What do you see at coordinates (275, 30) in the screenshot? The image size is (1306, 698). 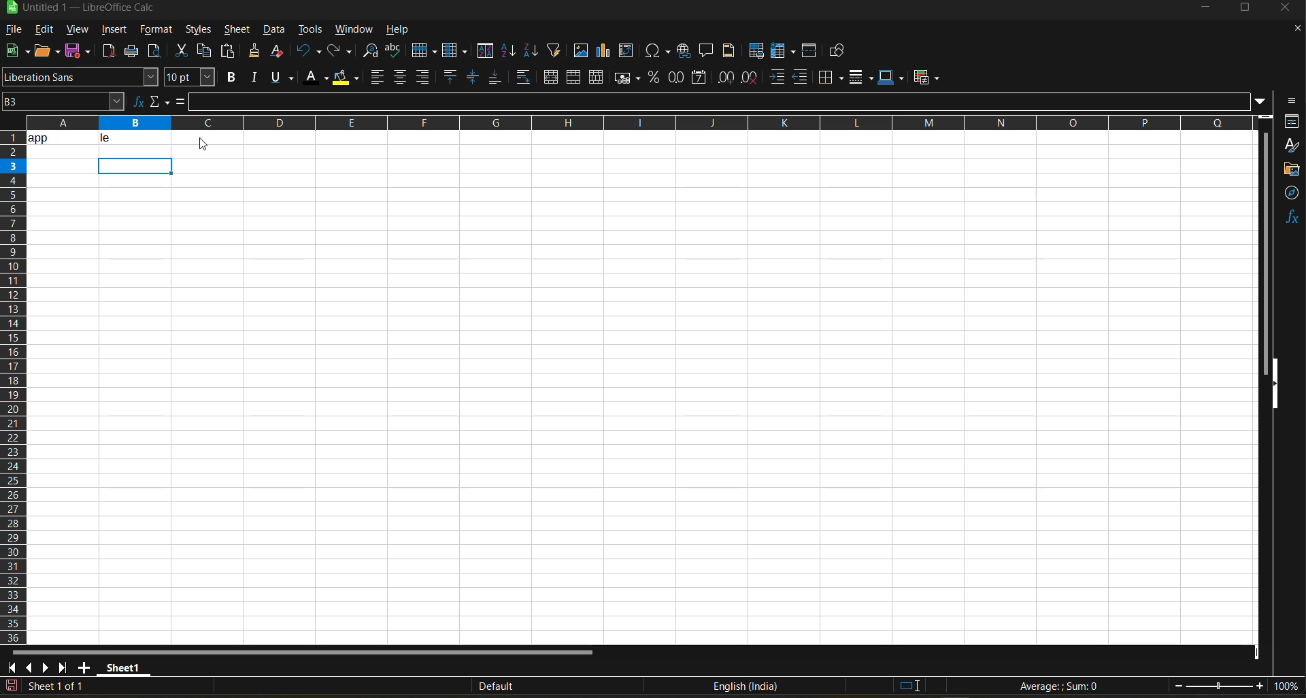 I see `data` at bounding box center [275, 30].